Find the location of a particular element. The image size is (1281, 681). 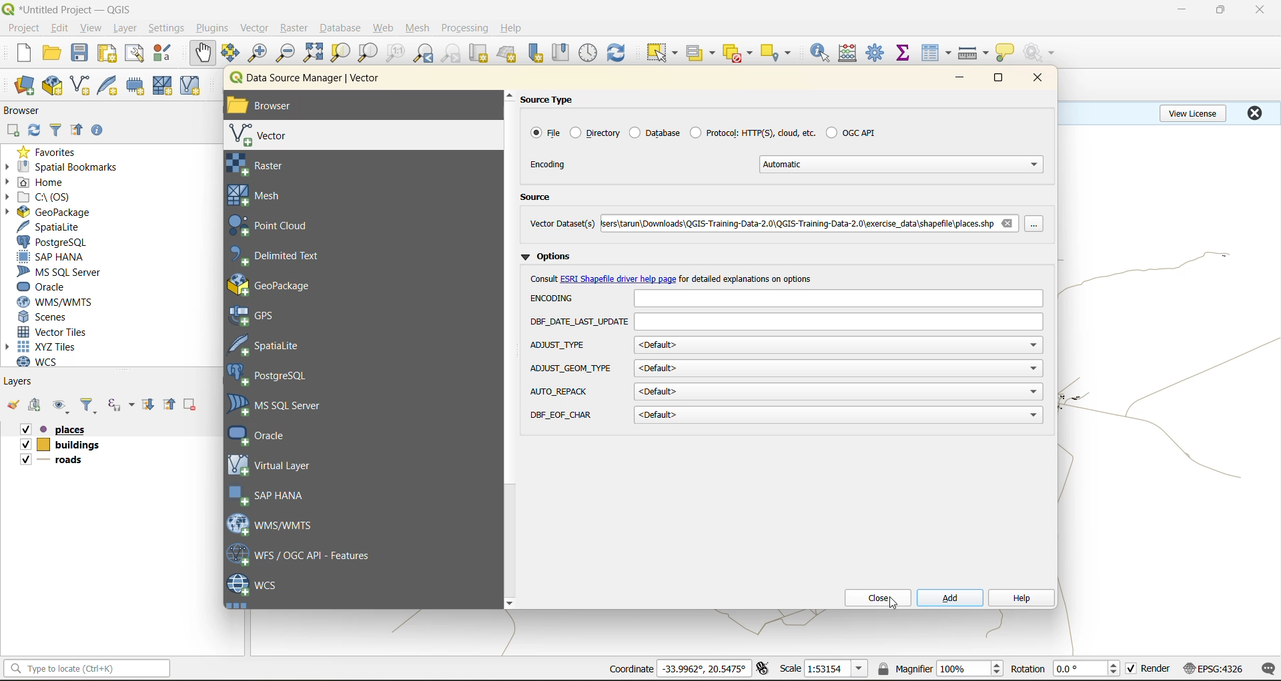

source is located at coordinates (540, 199).